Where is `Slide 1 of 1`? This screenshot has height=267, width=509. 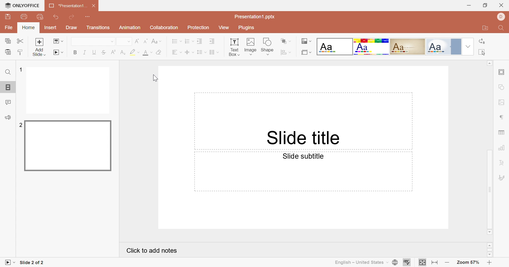 Slide 1 of 1 is located at coordinates (33, 262).